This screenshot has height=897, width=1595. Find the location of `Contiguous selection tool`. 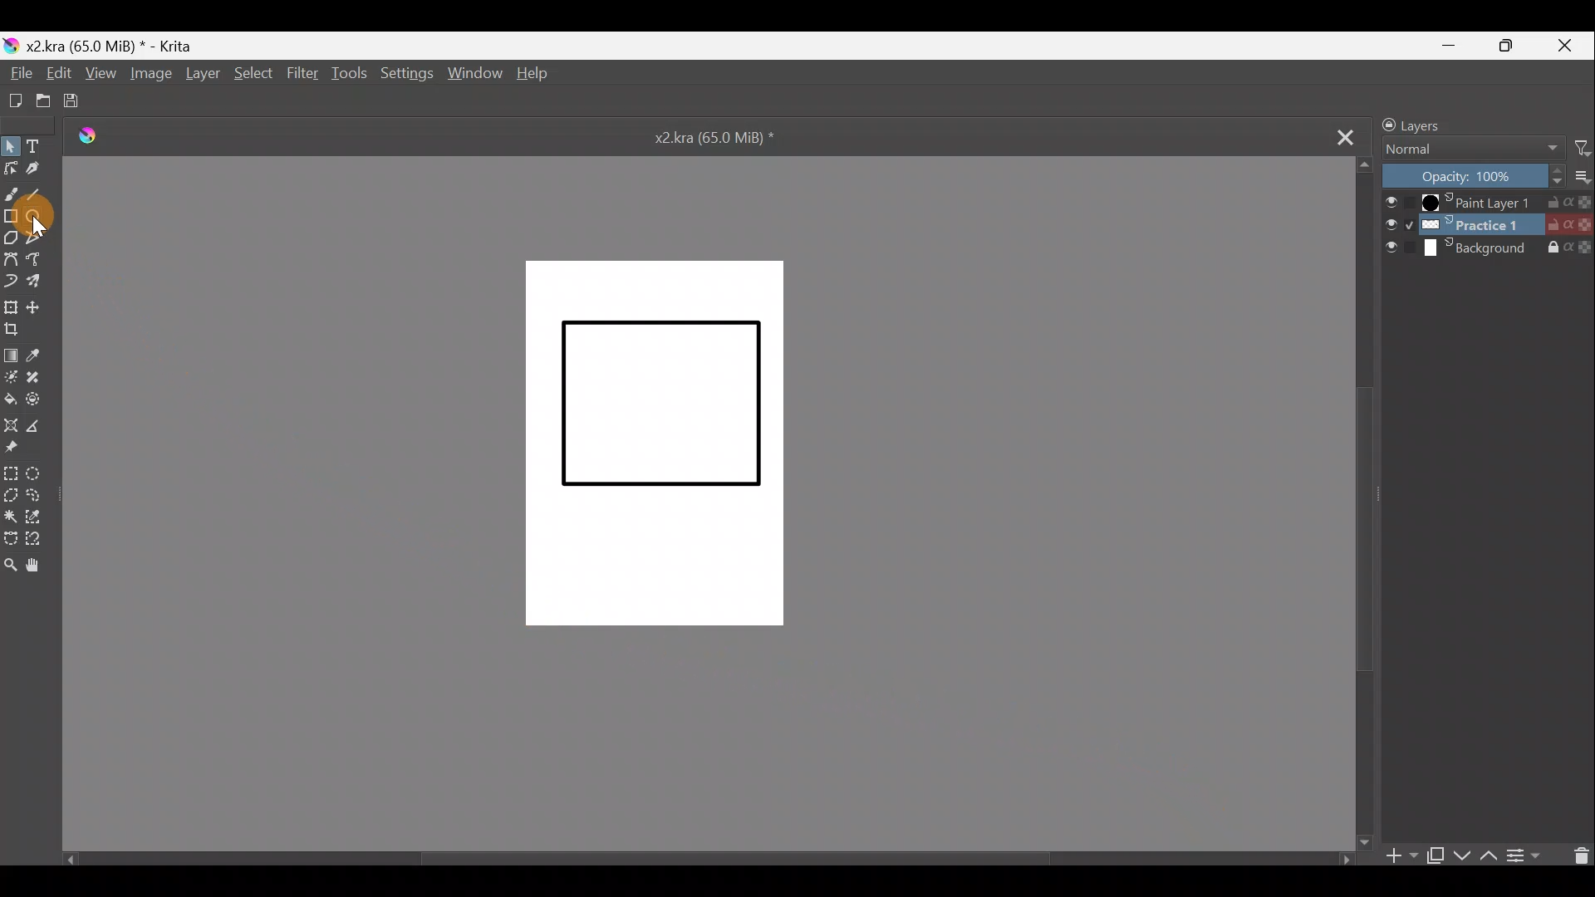

Contiguous selection tool is located at coordinates (10, 514).